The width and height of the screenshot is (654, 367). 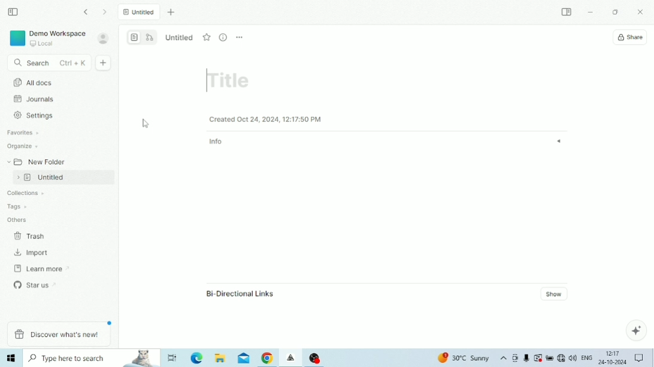 What do you see at coordinates (17, 219) in the screenshot?
I see `Others` at bounding box center [17, 219].